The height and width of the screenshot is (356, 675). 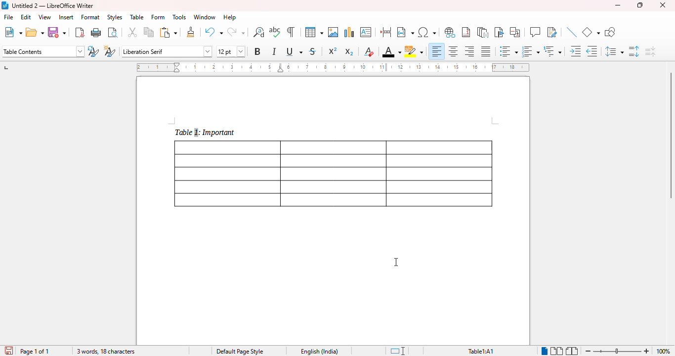 I want to click on form, so click(x=158, y=17).